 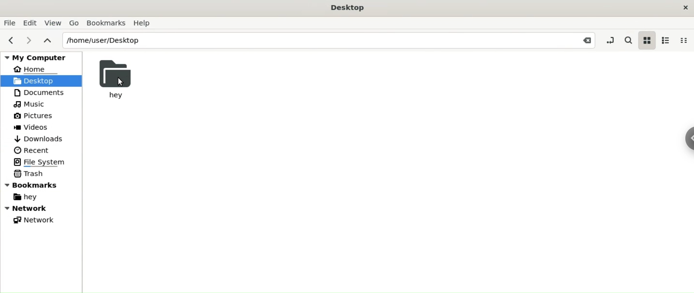 What do you see at coordinates (38, 80) in the screenshot?
I see `Desktop` at bounding box center [38, 80].